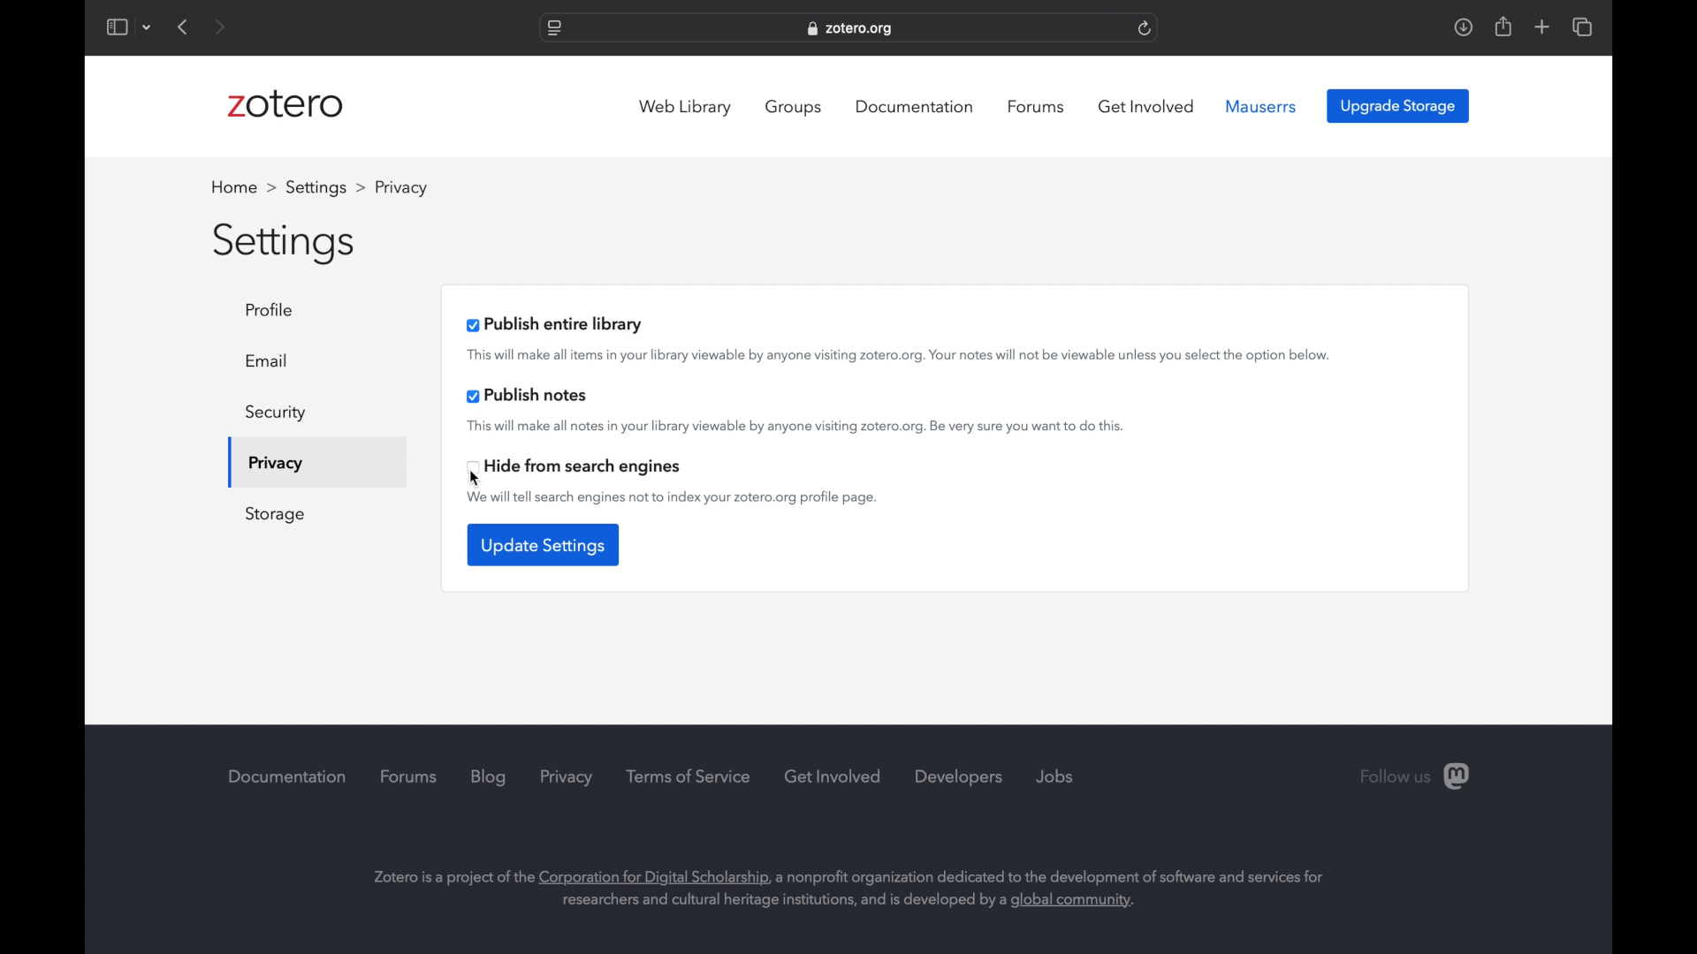  I want to click on forums, so click(407, 776).